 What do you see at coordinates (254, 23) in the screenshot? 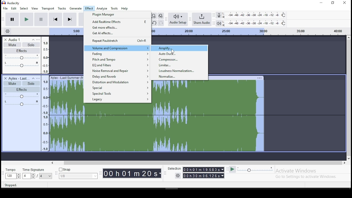
I see `playback level` at bounding box center [254, 23].